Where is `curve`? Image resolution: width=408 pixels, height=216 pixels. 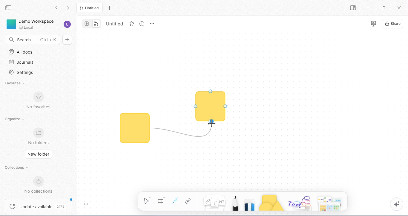
curve is located at coordinates (175, 201).